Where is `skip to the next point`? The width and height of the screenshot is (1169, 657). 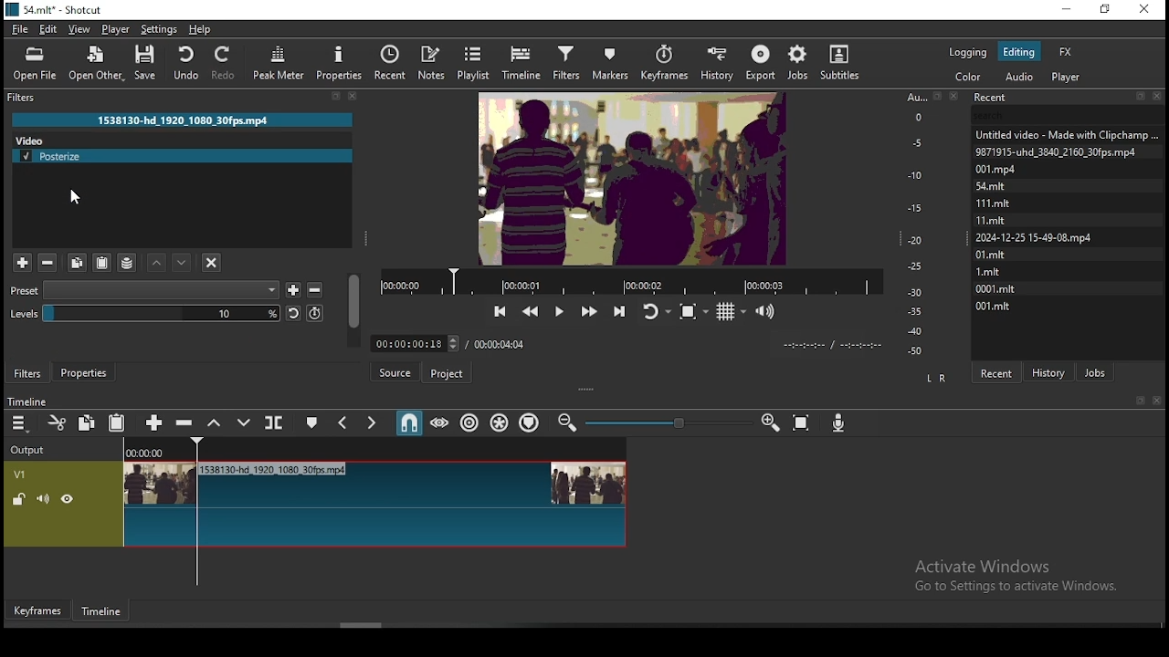
skip to the next point is located at coordinates (618, 311).